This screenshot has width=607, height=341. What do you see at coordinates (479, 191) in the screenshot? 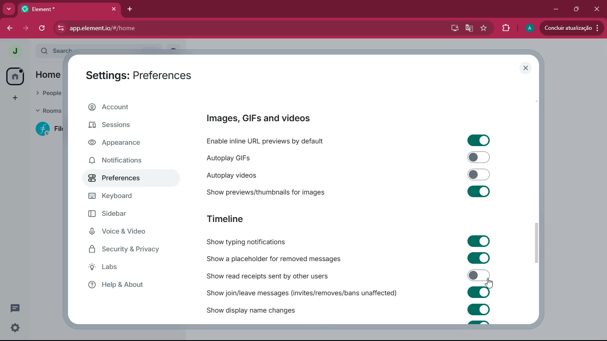
I see `toggle on/off` at bounding box center [479, 191].